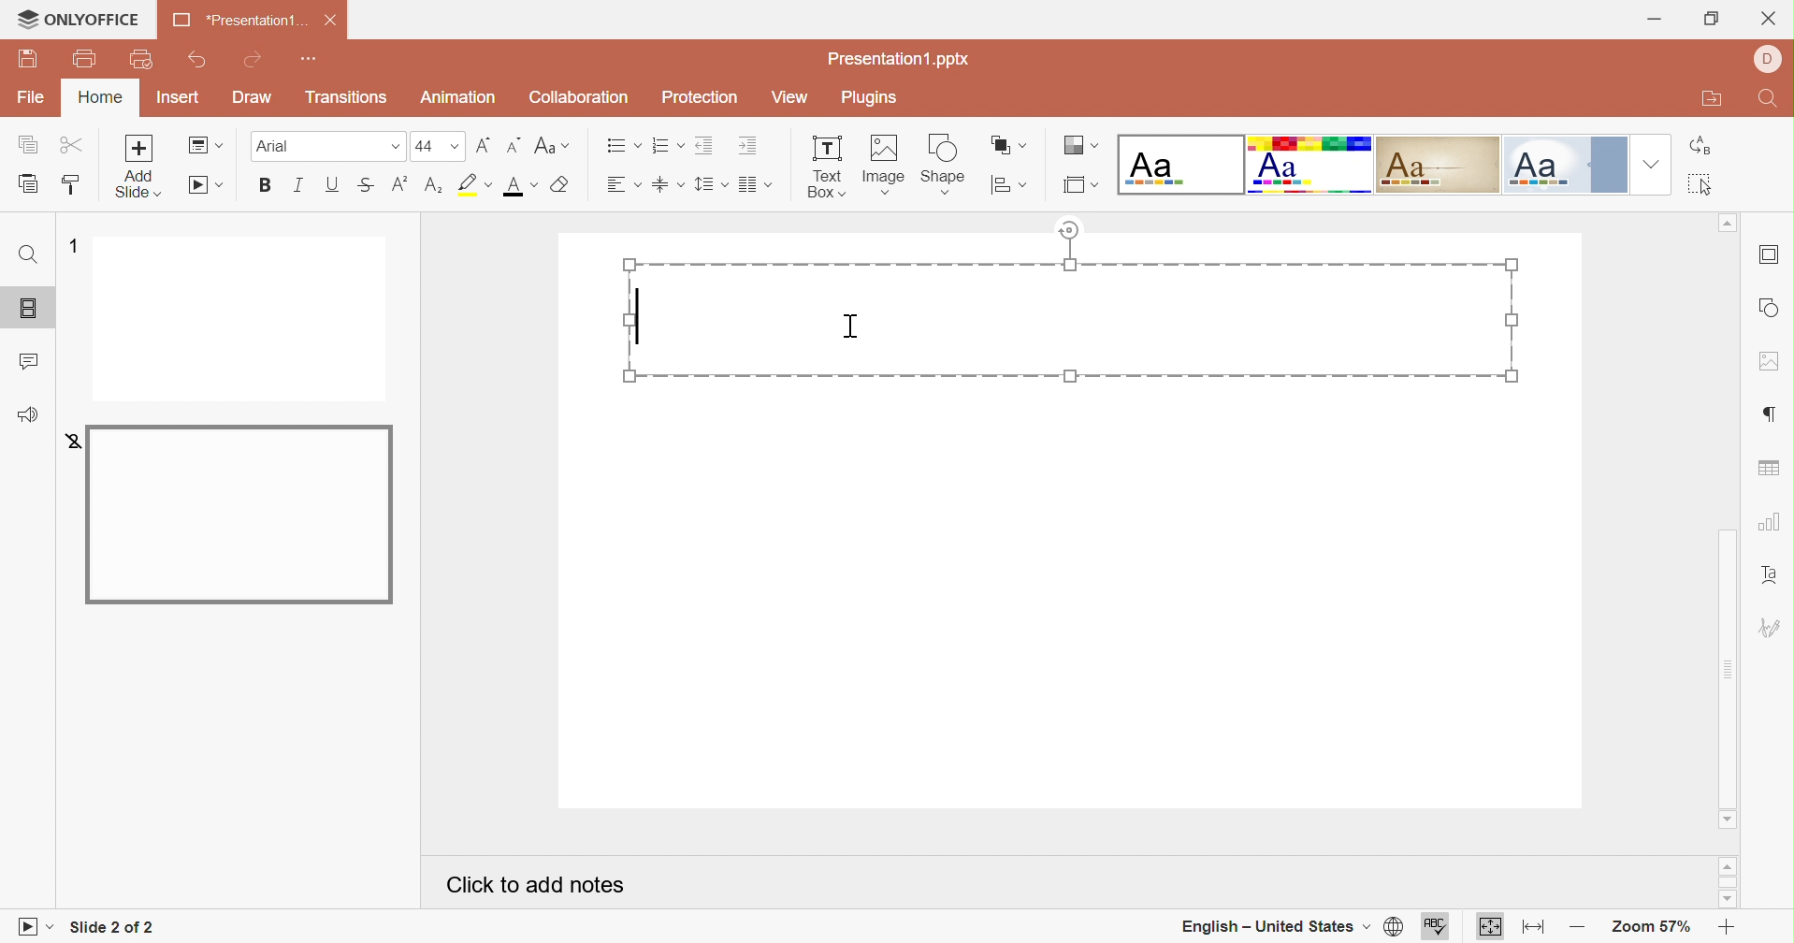 The height and width of the screenshot is (943, 1794). Describe the element at coordinates (27, 144) in the screenshot. I see `Copy` at that location.